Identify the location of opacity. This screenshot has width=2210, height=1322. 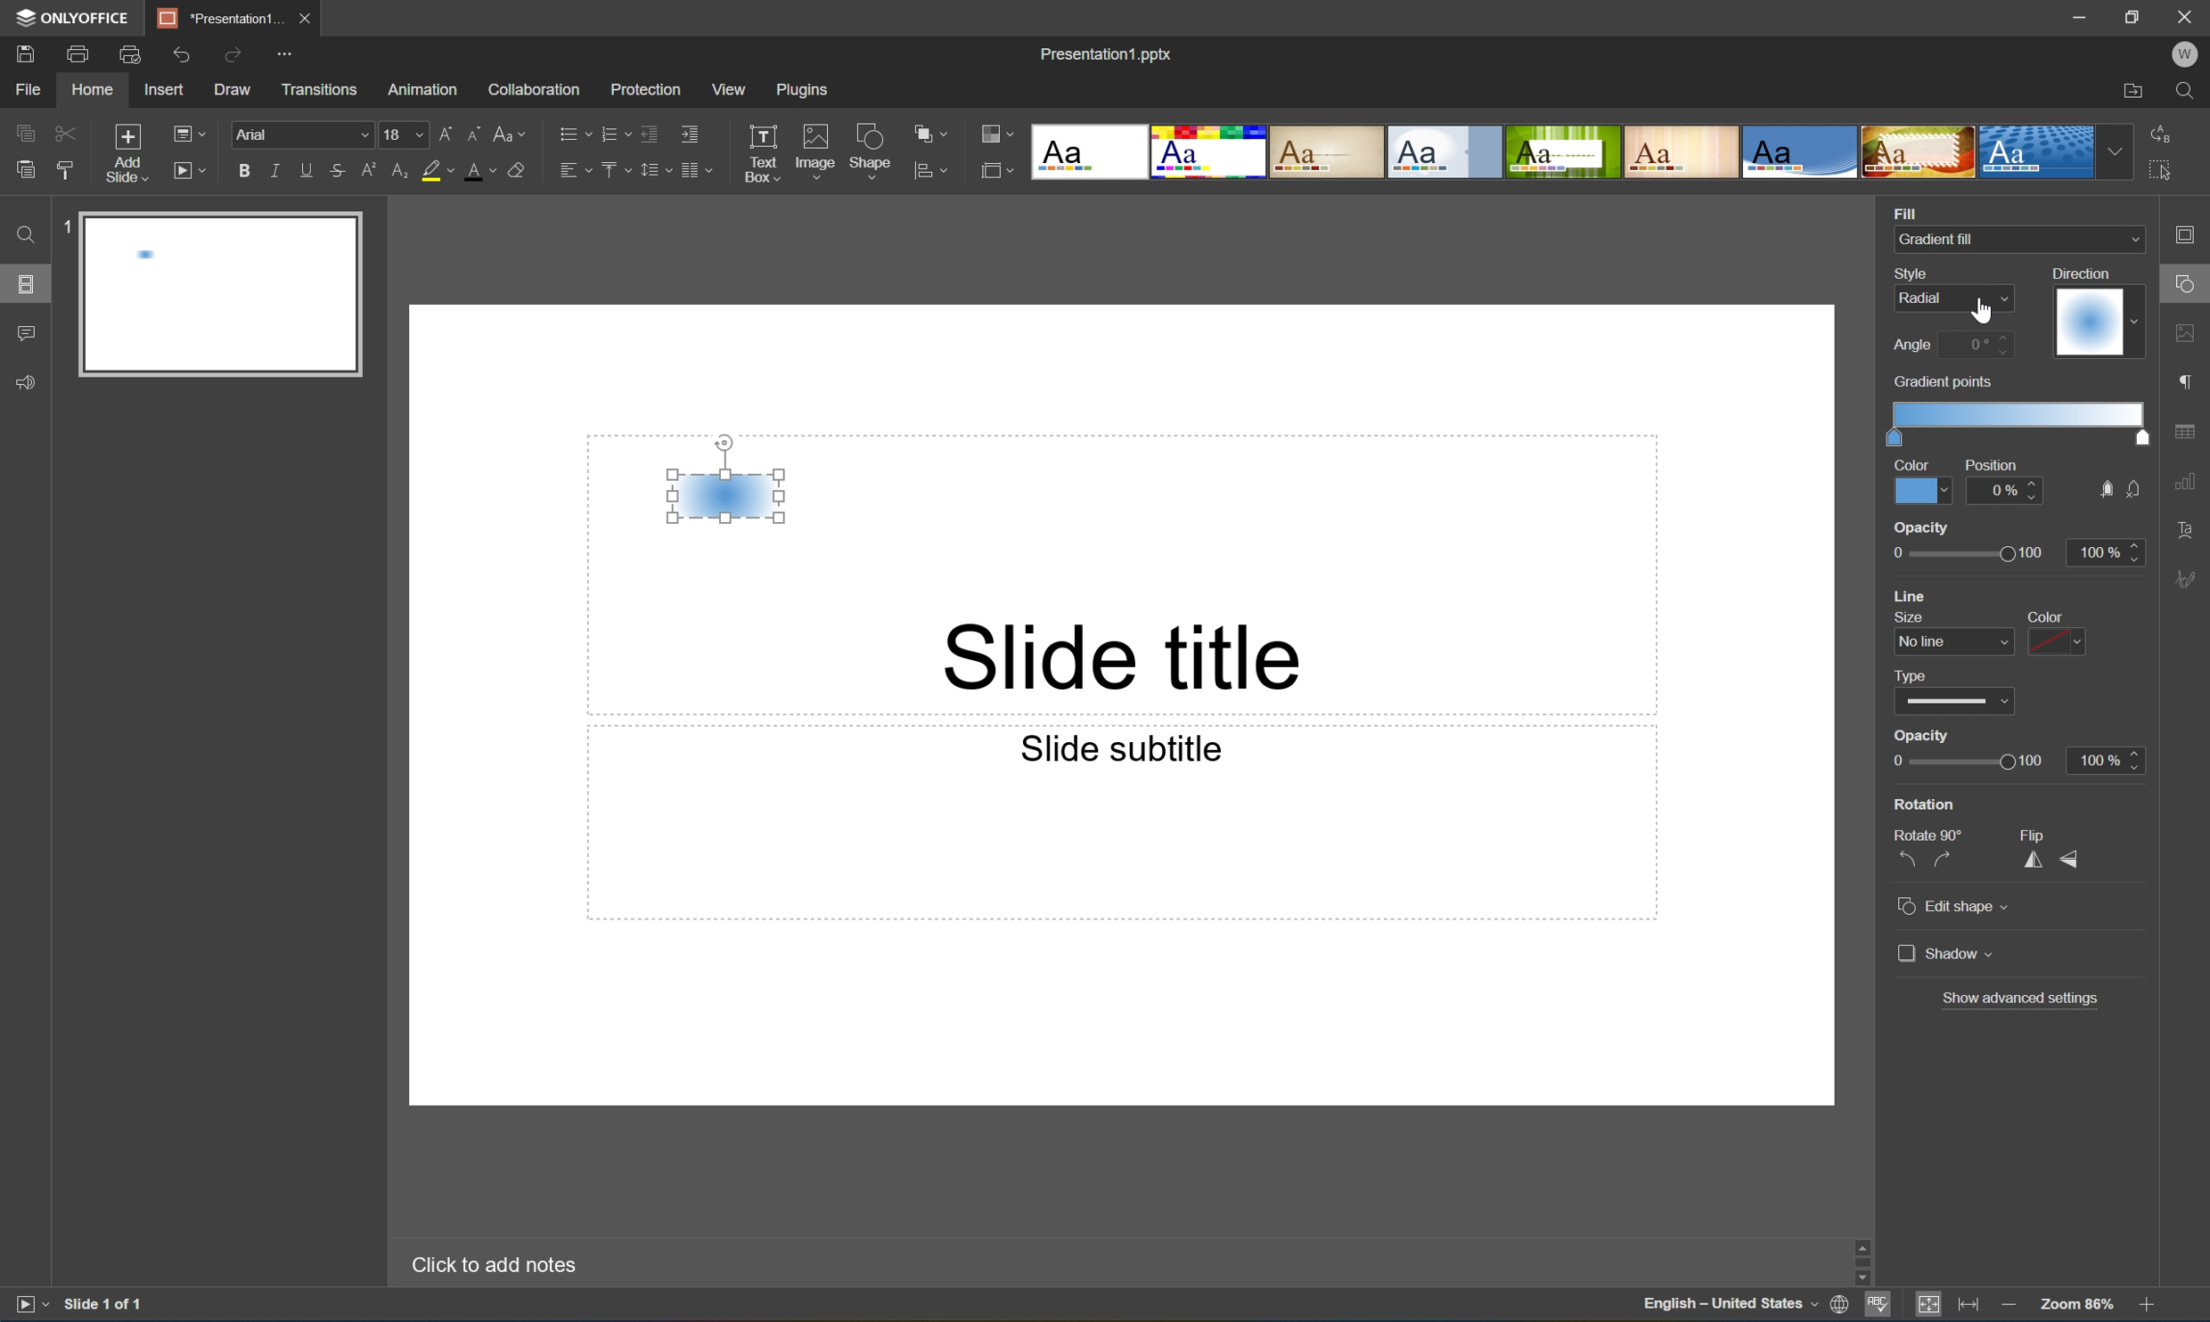
(1923, 527).